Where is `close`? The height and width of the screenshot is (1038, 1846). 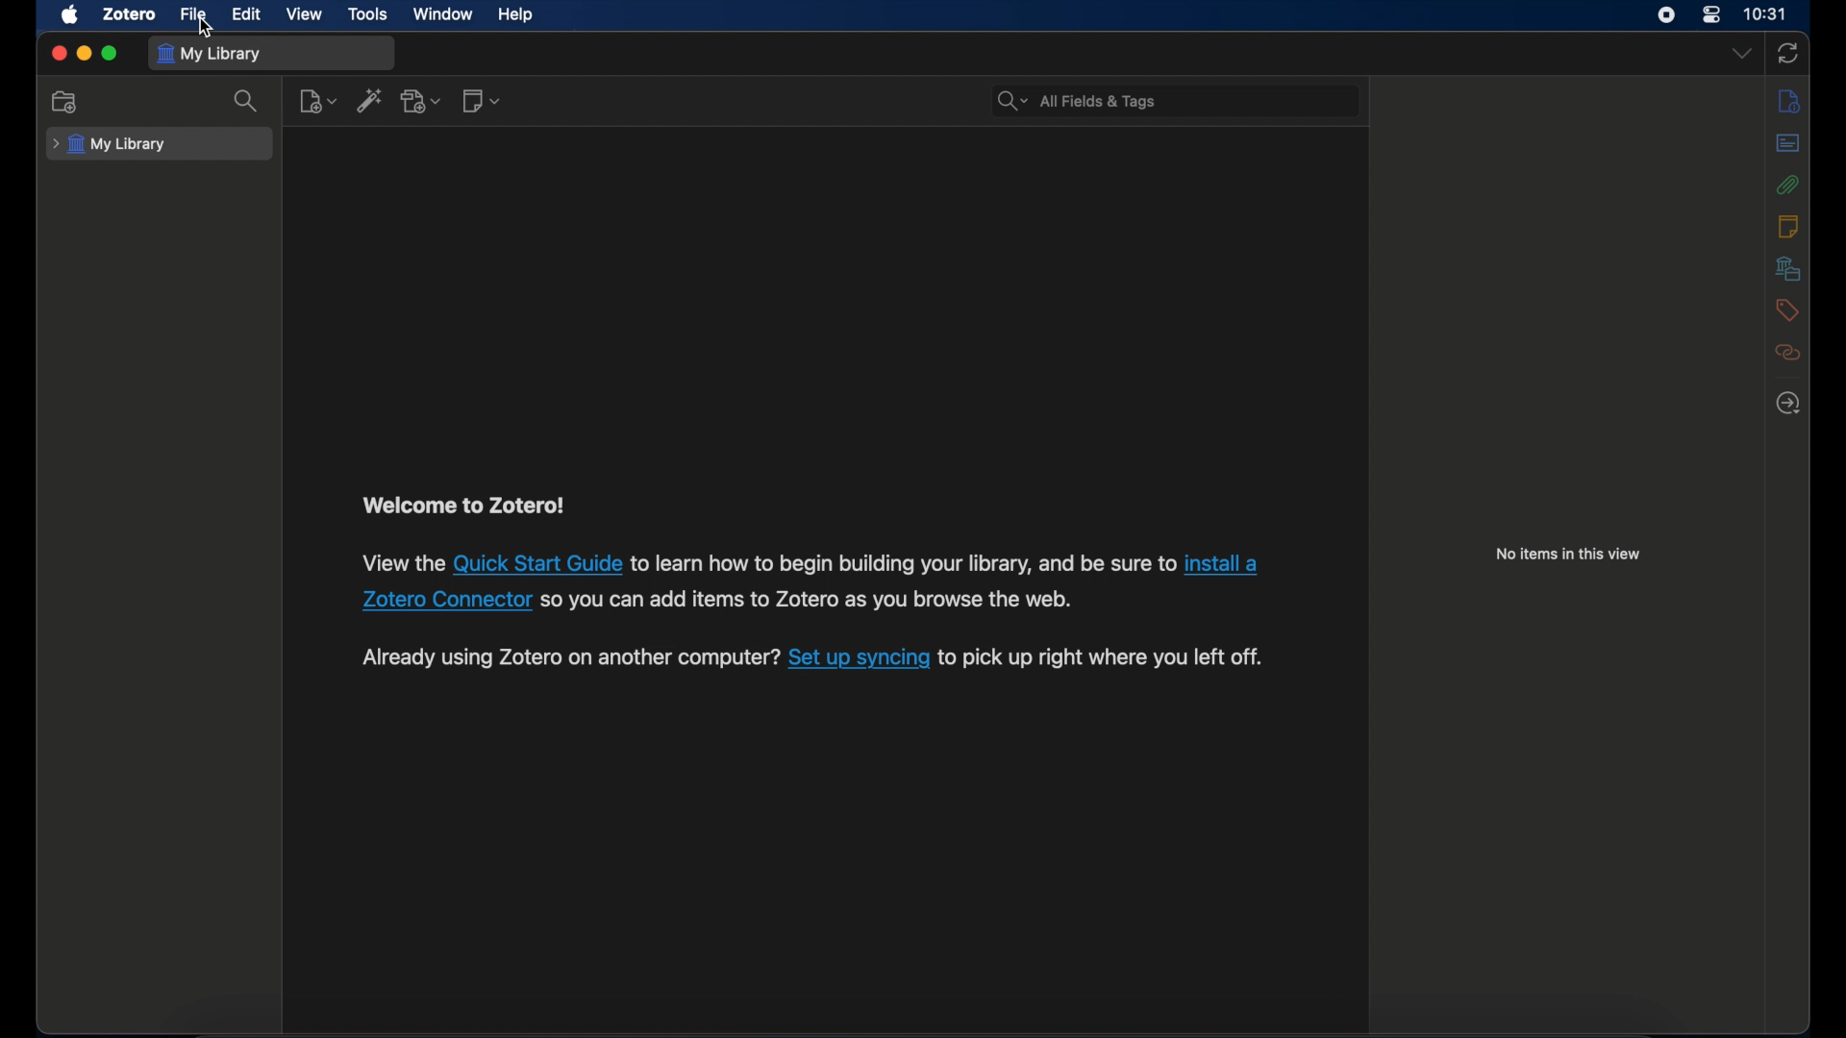
close is located at coordinates (58, 54).